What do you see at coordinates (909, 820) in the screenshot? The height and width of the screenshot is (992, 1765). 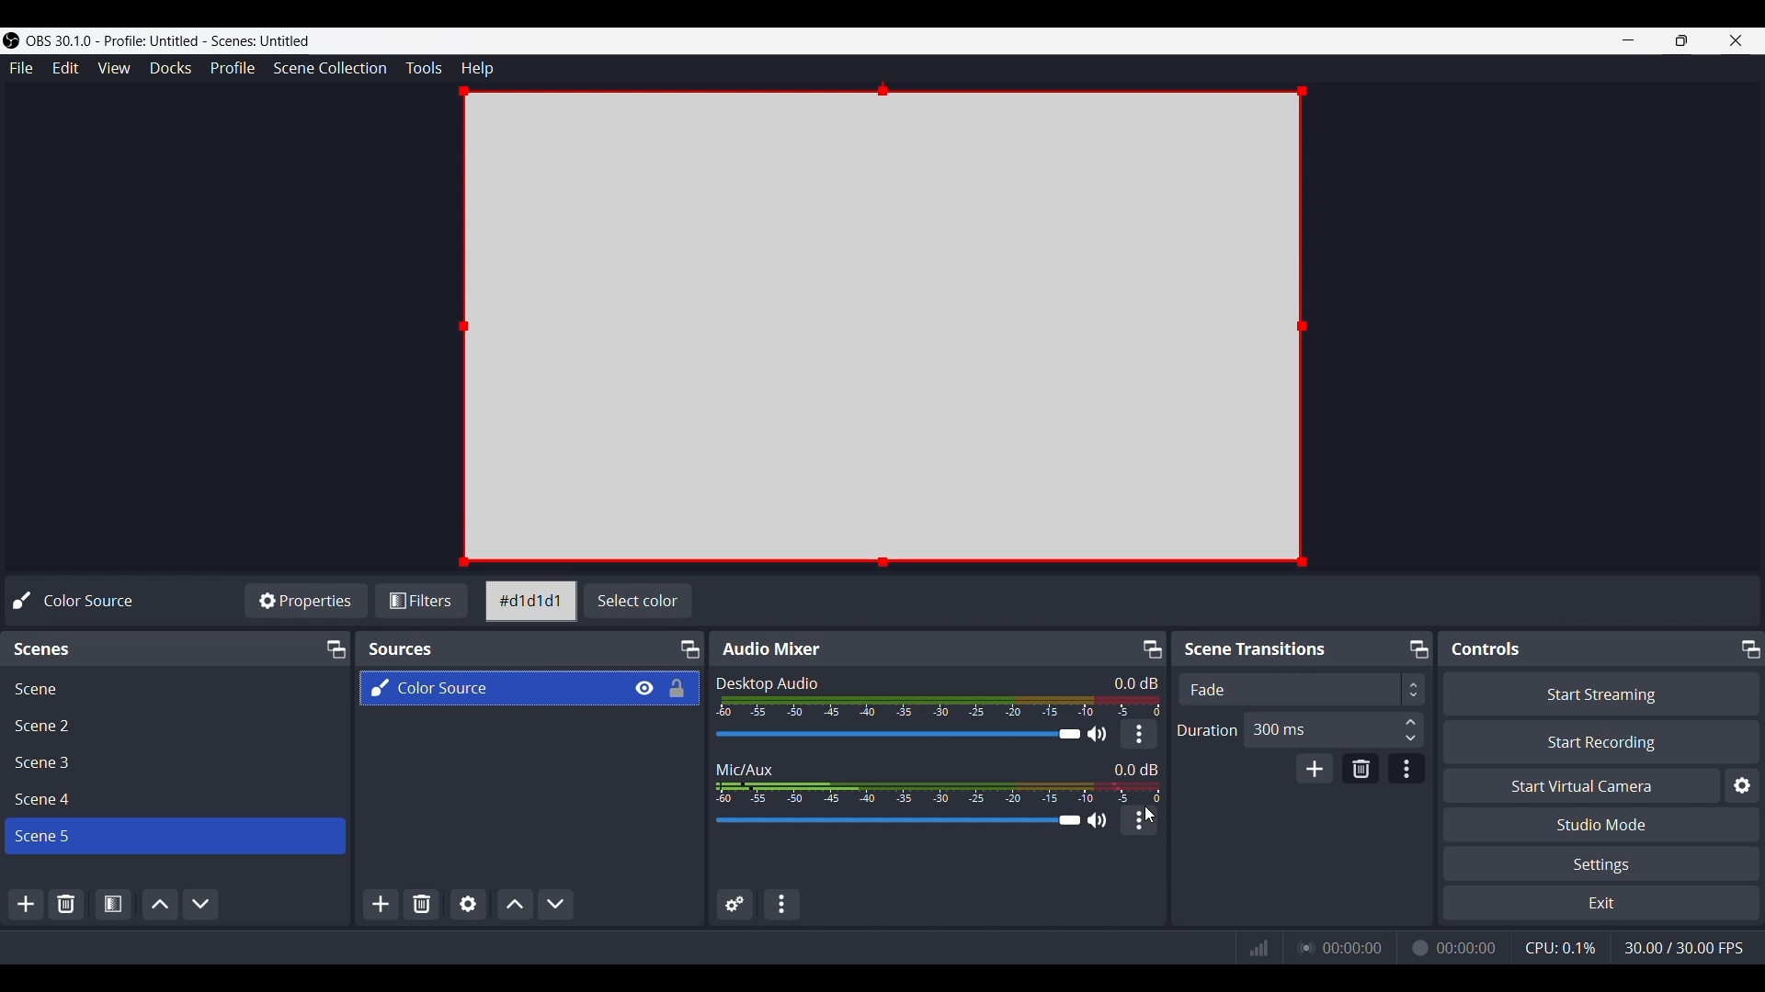 I see `Volume Adjuster` at bounding box center [909, 820].